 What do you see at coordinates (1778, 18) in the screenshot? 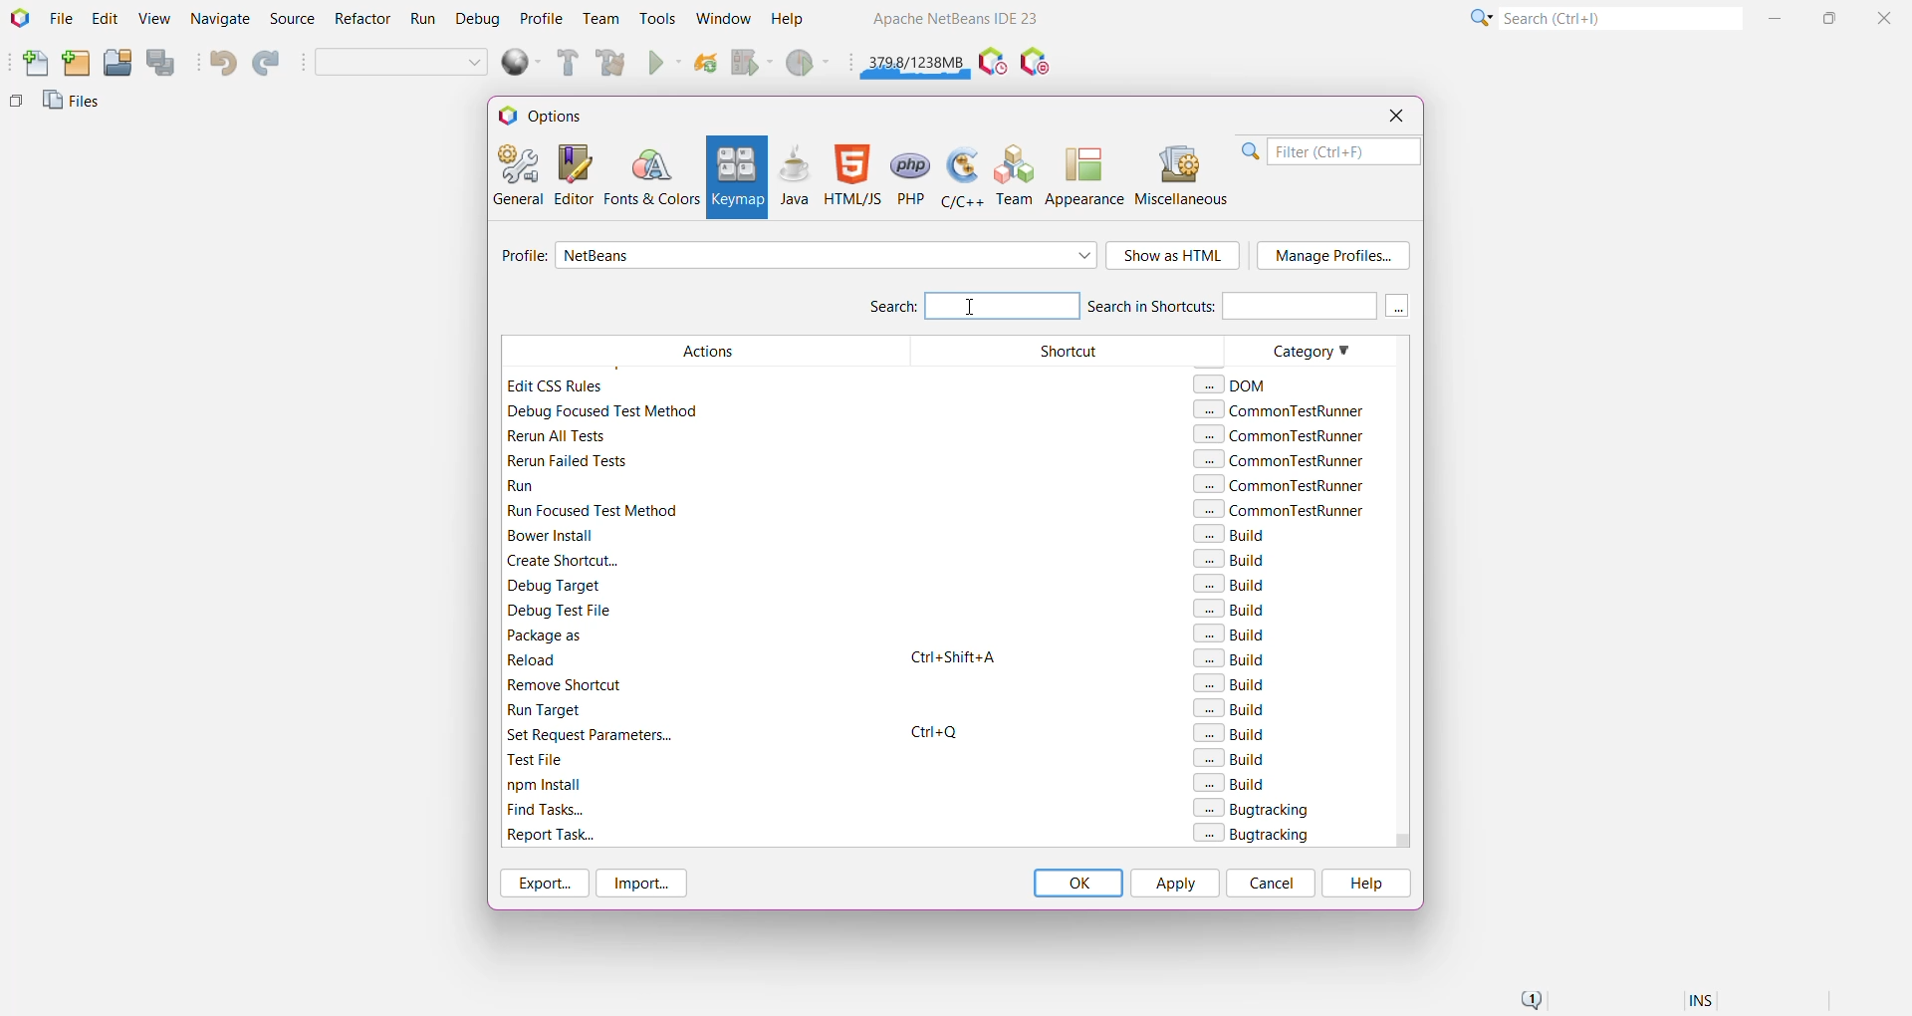
I see `Minimize` at bounding box center [1778, 18].